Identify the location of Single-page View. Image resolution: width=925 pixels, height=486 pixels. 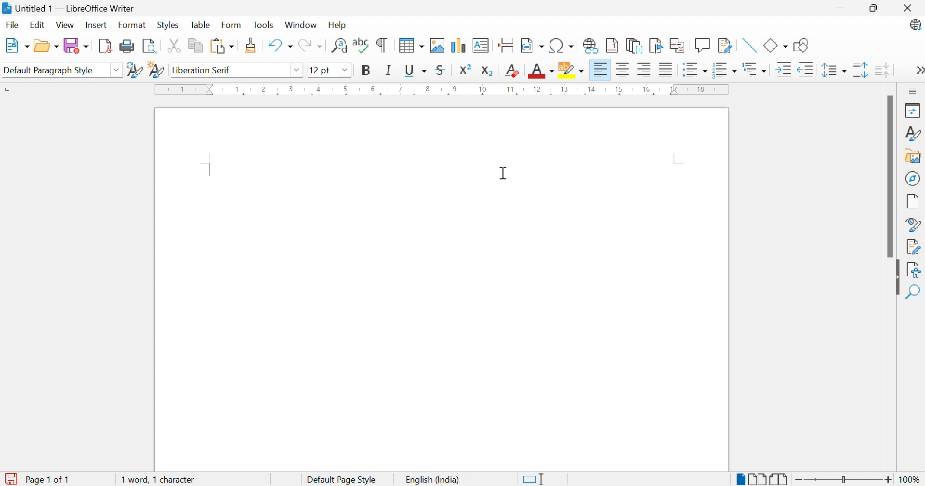
(740, 479).